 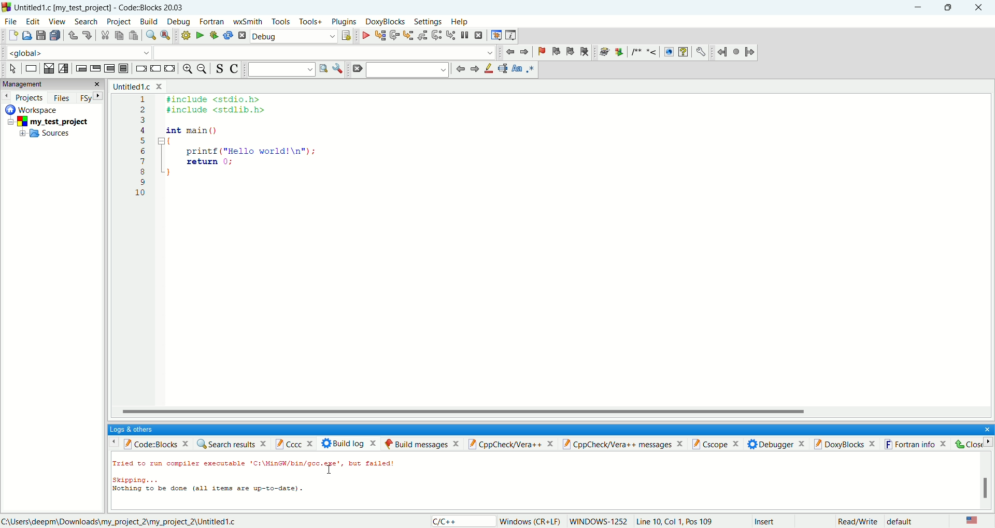 I want to click on various info, so click(x=510, y=35).